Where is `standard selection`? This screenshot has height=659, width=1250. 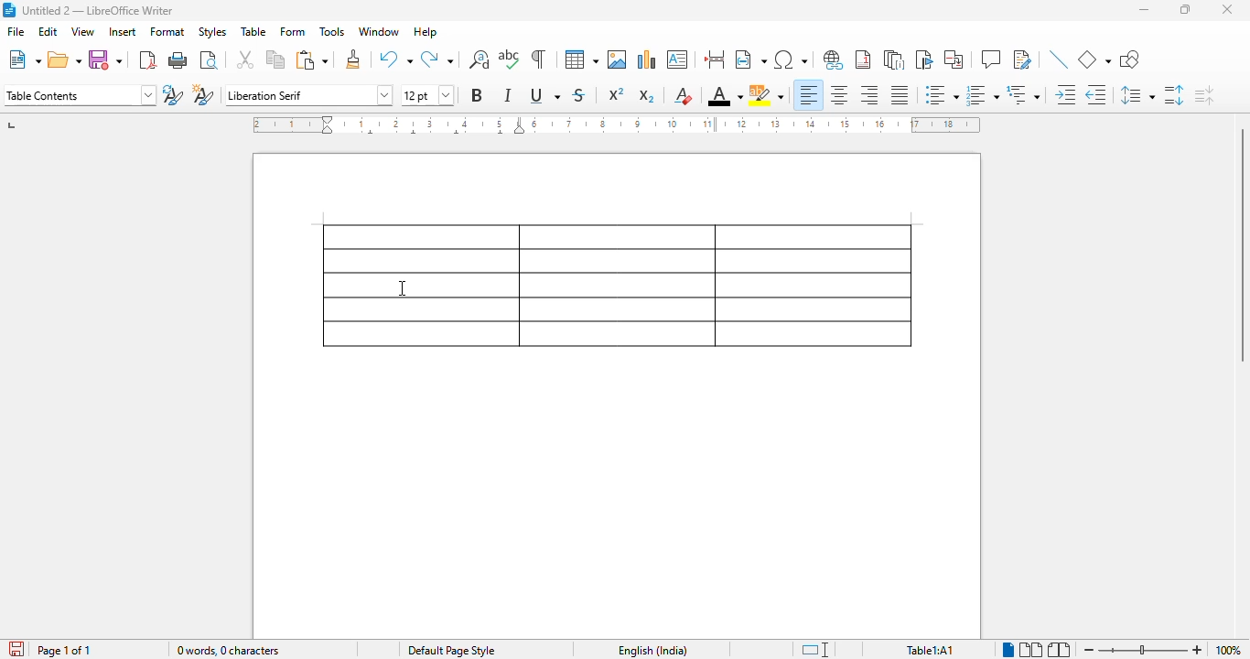
standard selection is located at coordinates (815, 650).